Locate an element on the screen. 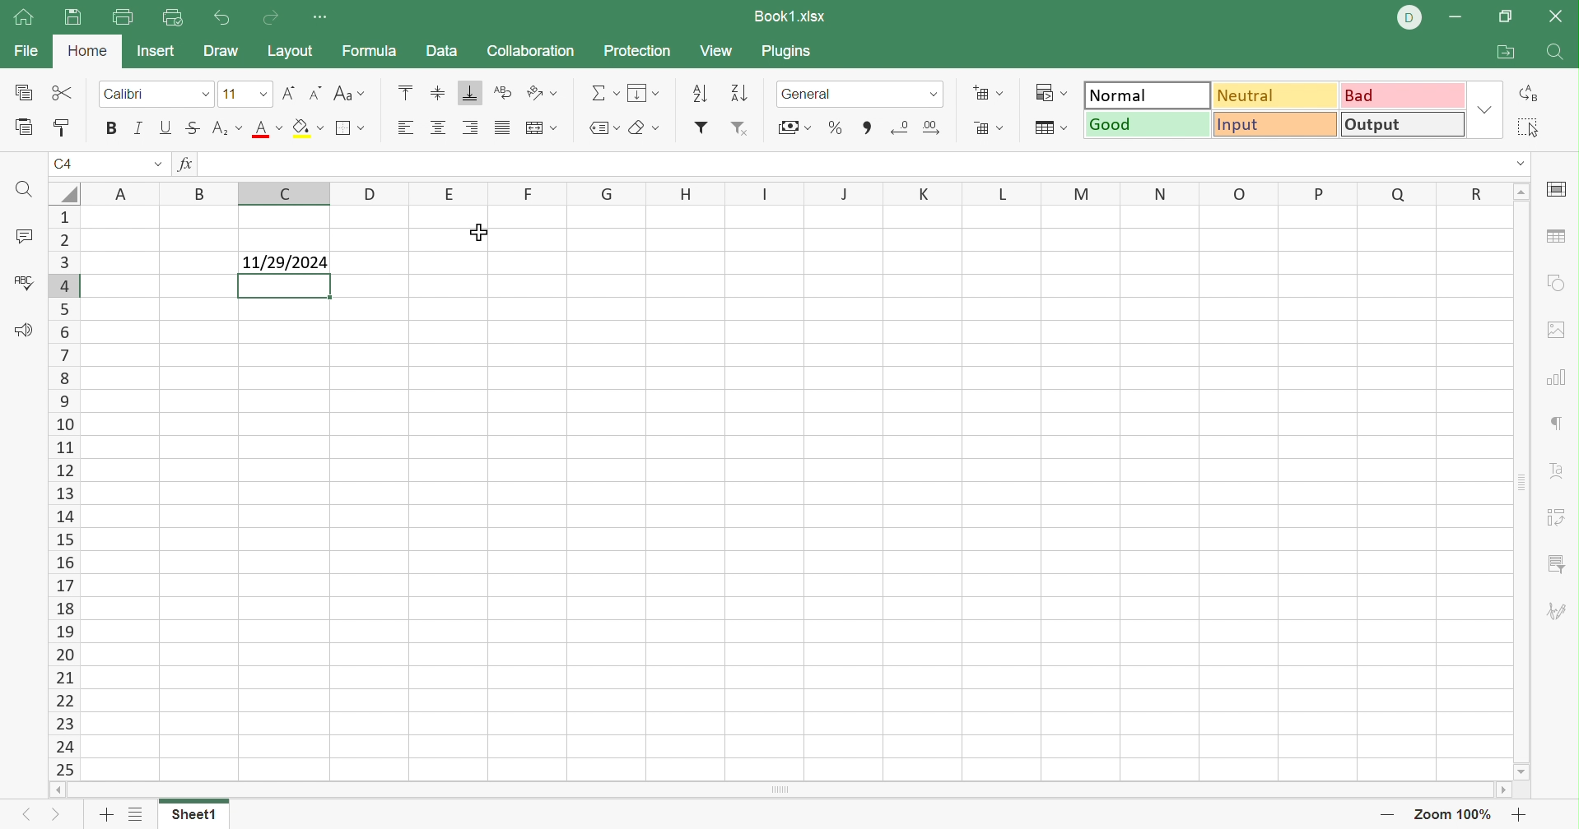 The height and width of the screenshot is (829, 1579). Italic is located at coordinates (137, 126).